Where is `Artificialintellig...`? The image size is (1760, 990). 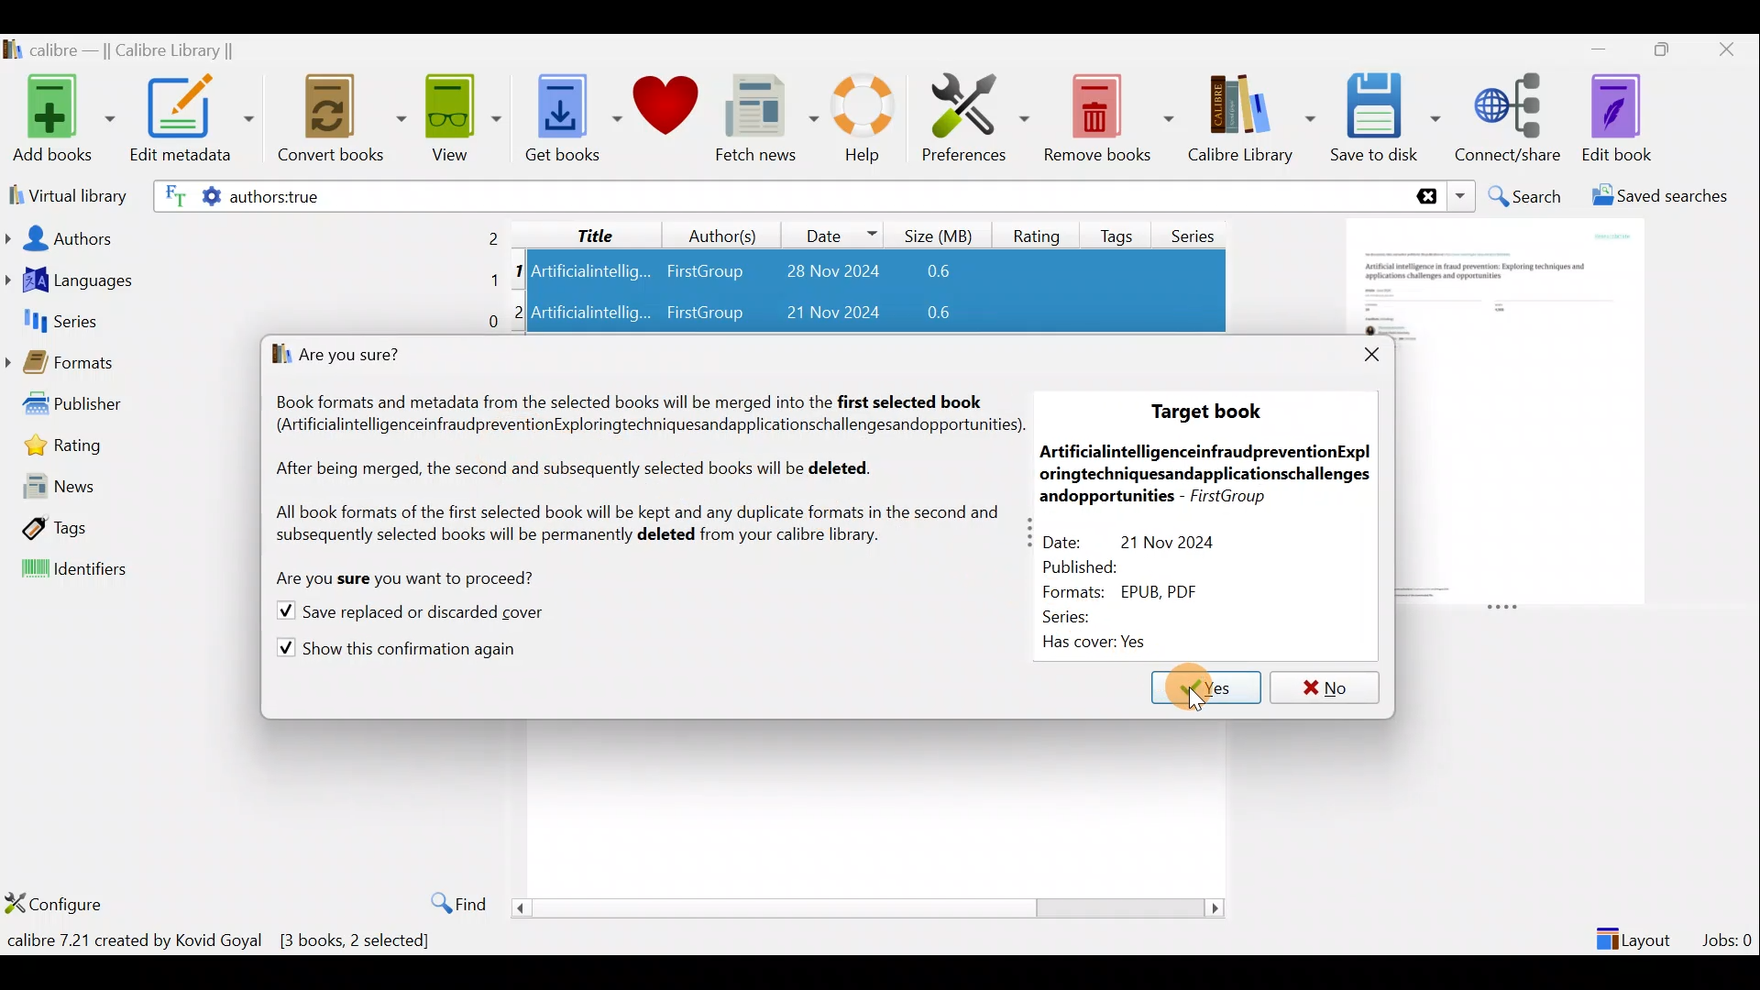 Artificialintellig... is located at coordinates (593, 269).